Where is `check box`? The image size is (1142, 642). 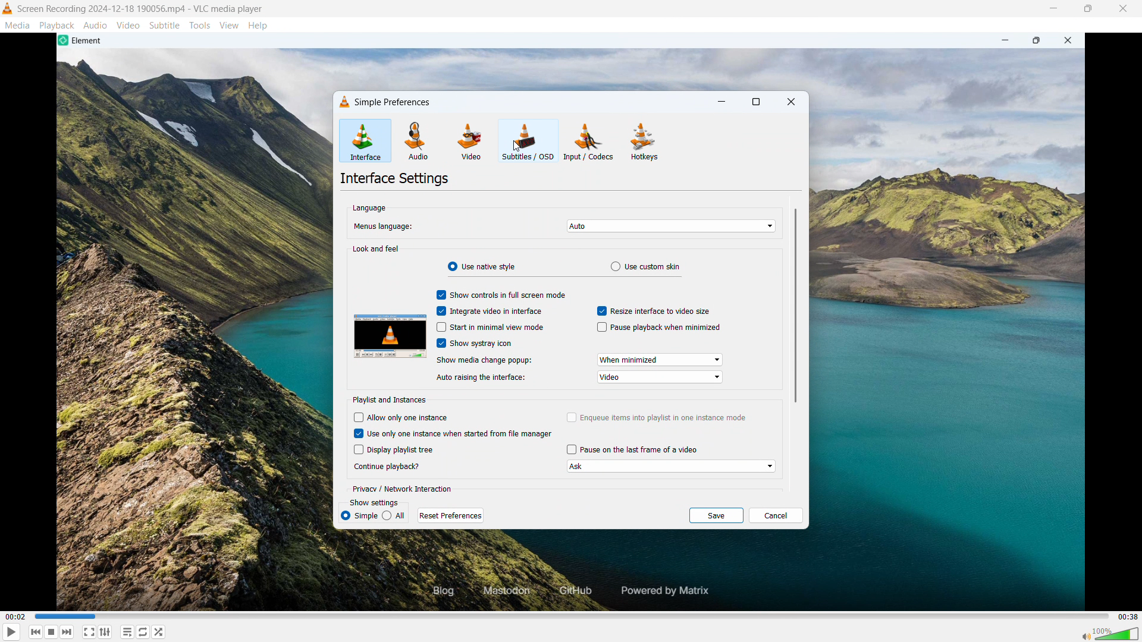 check box is located at coordinates (438, 312).